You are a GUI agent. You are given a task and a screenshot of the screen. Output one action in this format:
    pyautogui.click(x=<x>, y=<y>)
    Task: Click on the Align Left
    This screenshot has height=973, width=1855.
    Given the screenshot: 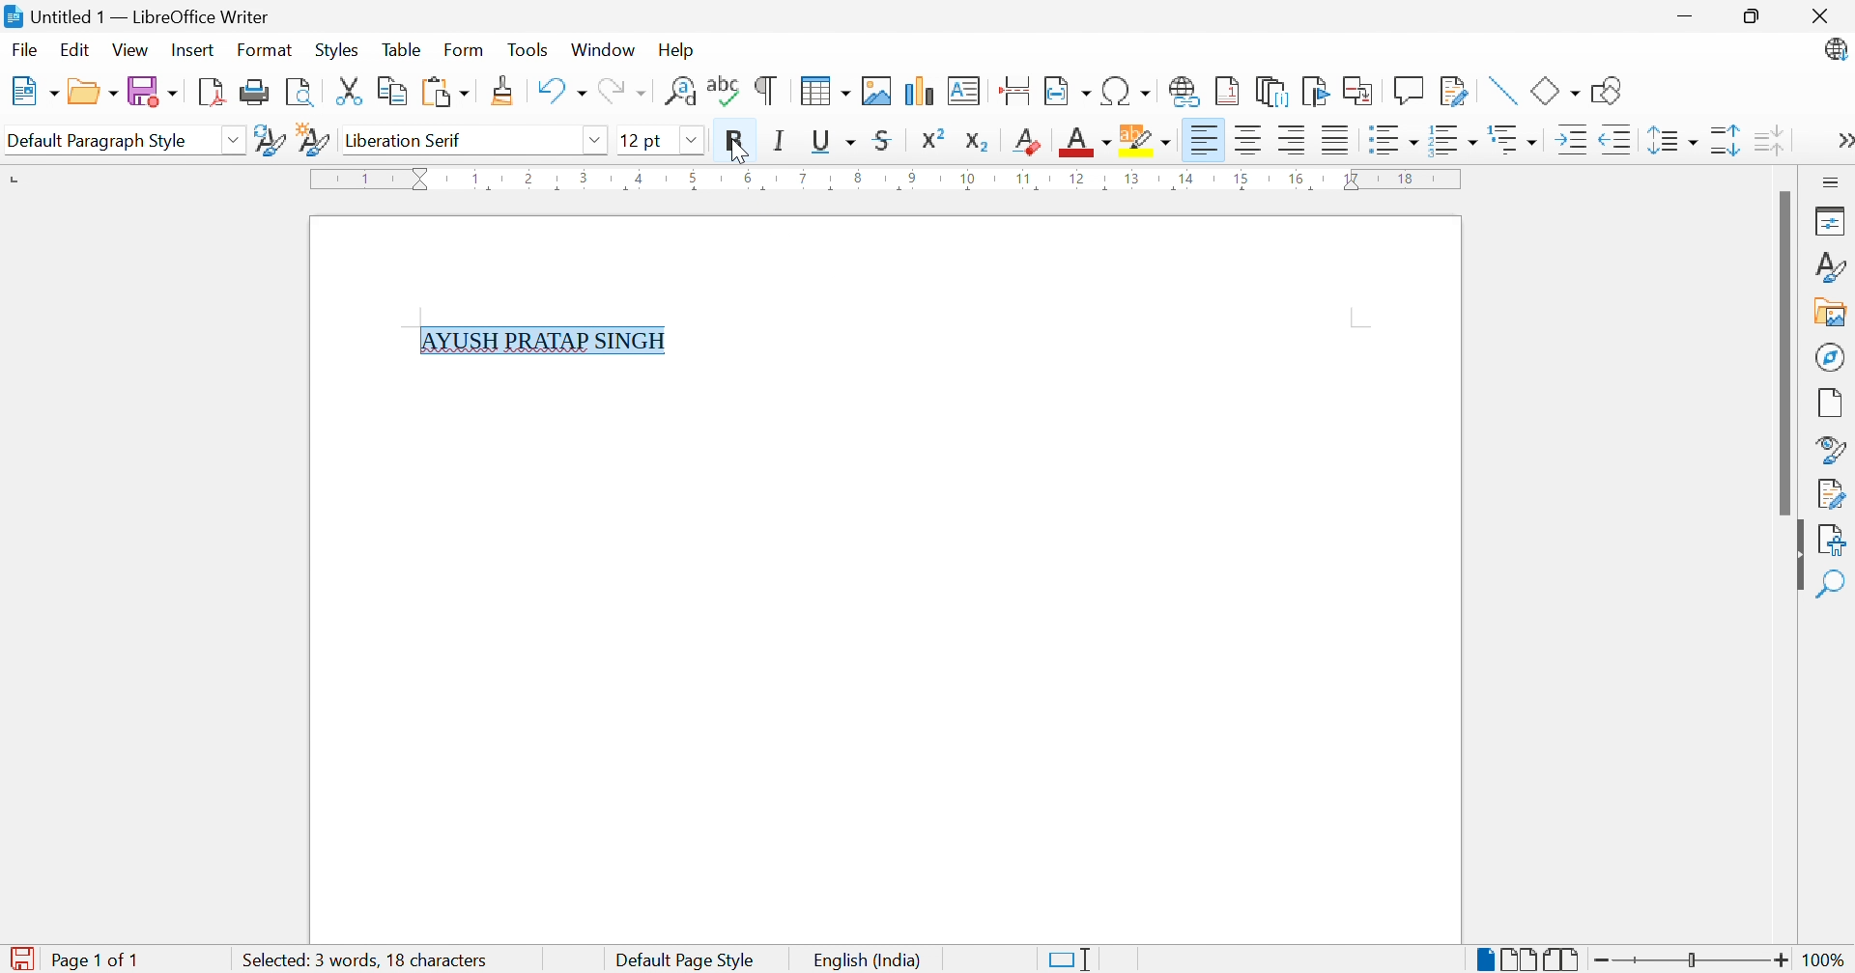 What is the action you would take?
    pyautogui.click(x=1202, y=140)
    